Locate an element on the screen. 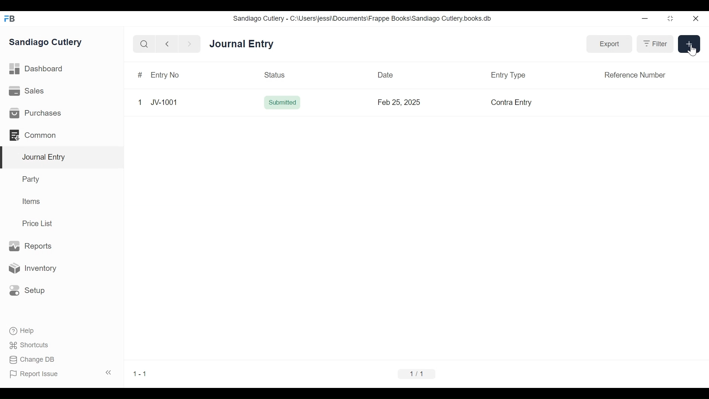 The image size is (709, 399). Price List is located at coordinates (39, 223).